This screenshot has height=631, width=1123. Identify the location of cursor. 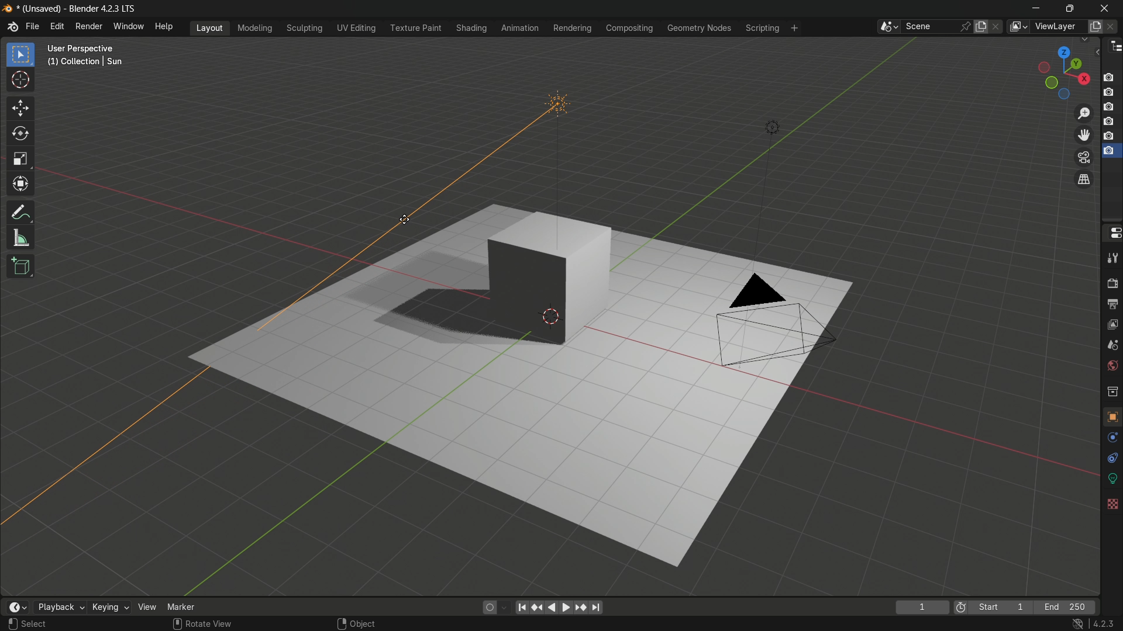
(405, 220).